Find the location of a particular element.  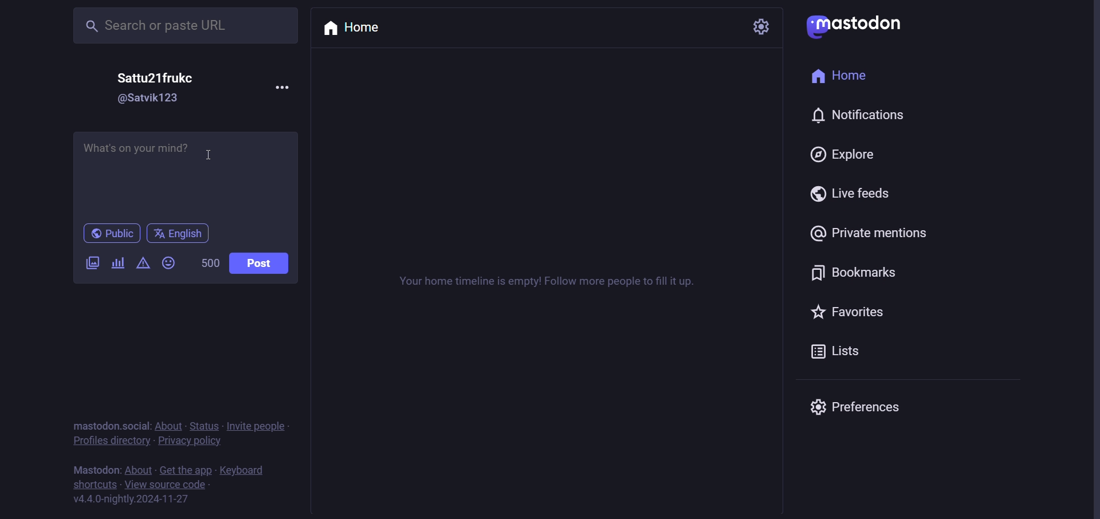

@Satvik123 is located at coordinates (147, 98).